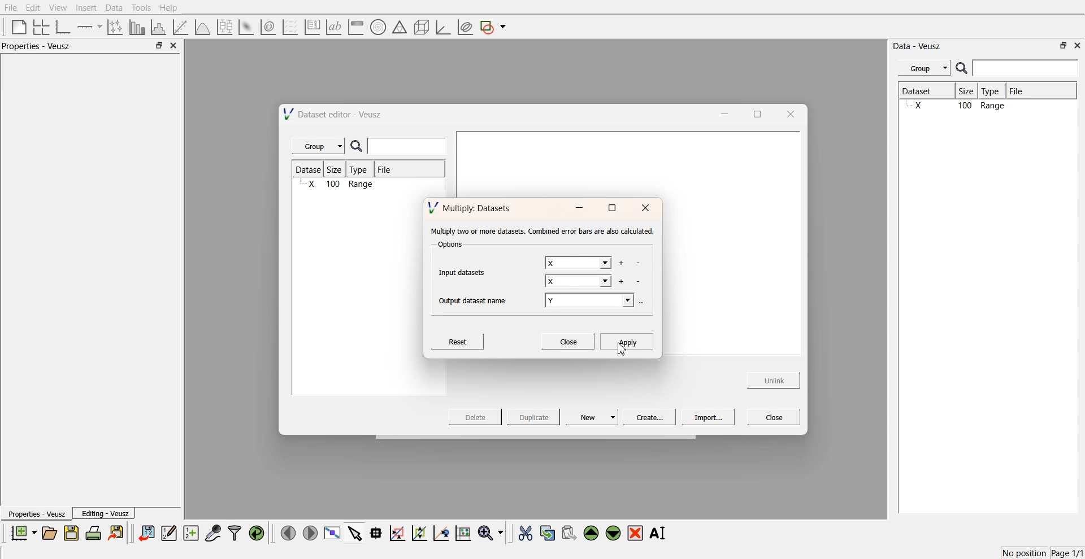  Describe the element at coordinates (338, 170) in the screenshot. I see `Size` at that location.